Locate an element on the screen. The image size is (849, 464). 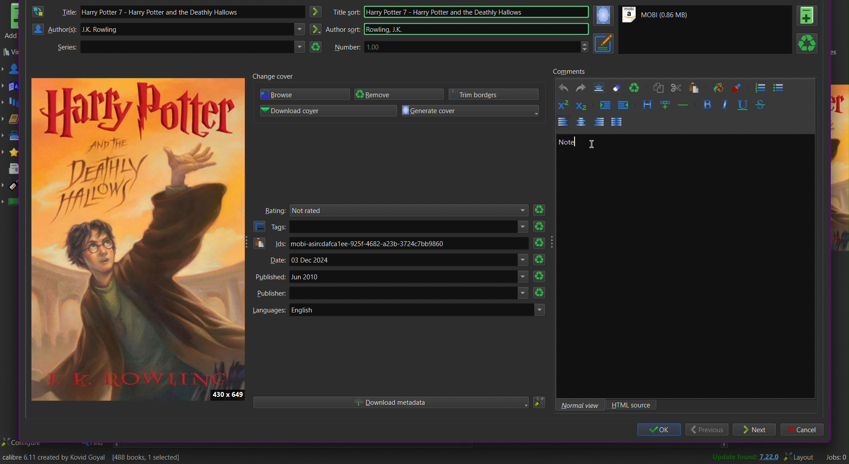
Refresh is located at coordinates (538, 241).